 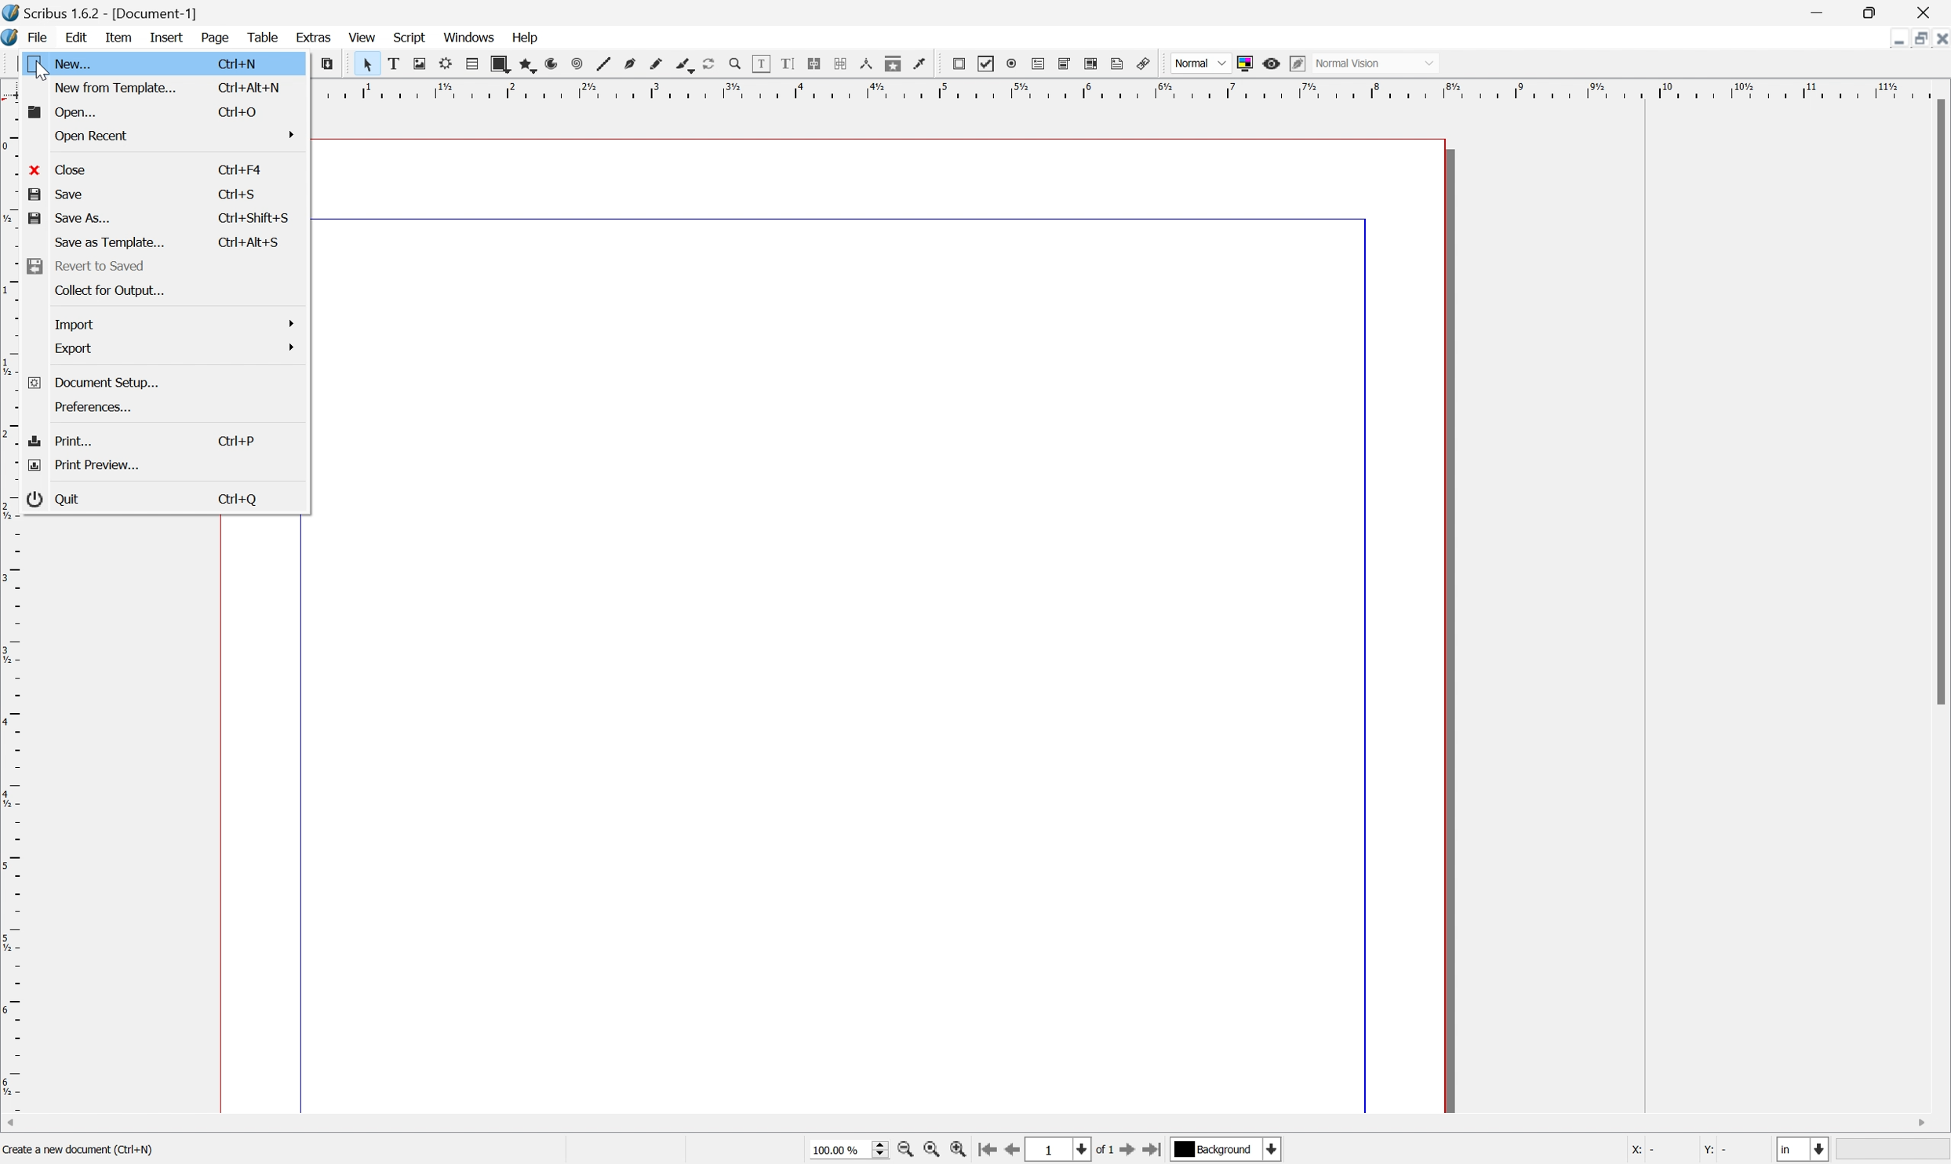 What do you see at coordinates (894, 64) in the screenshot?
I see `Copy item properties` at bounding box center [894, 64].